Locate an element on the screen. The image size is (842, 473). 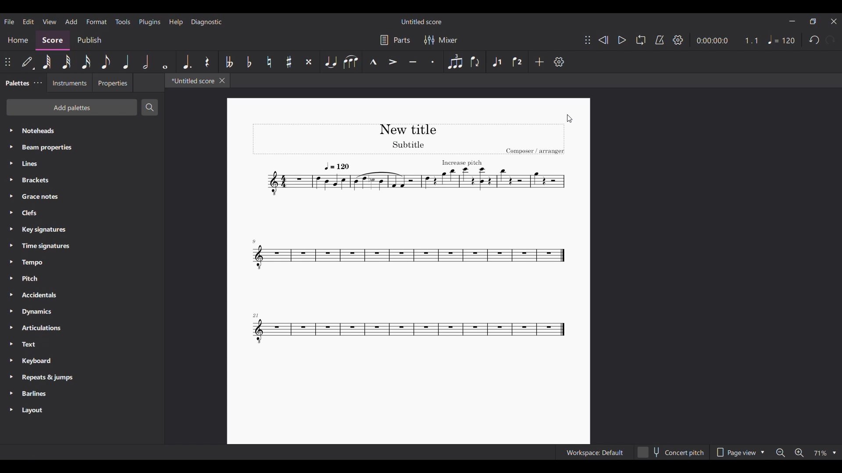
Zoom in is located at coordinates (799, 452).